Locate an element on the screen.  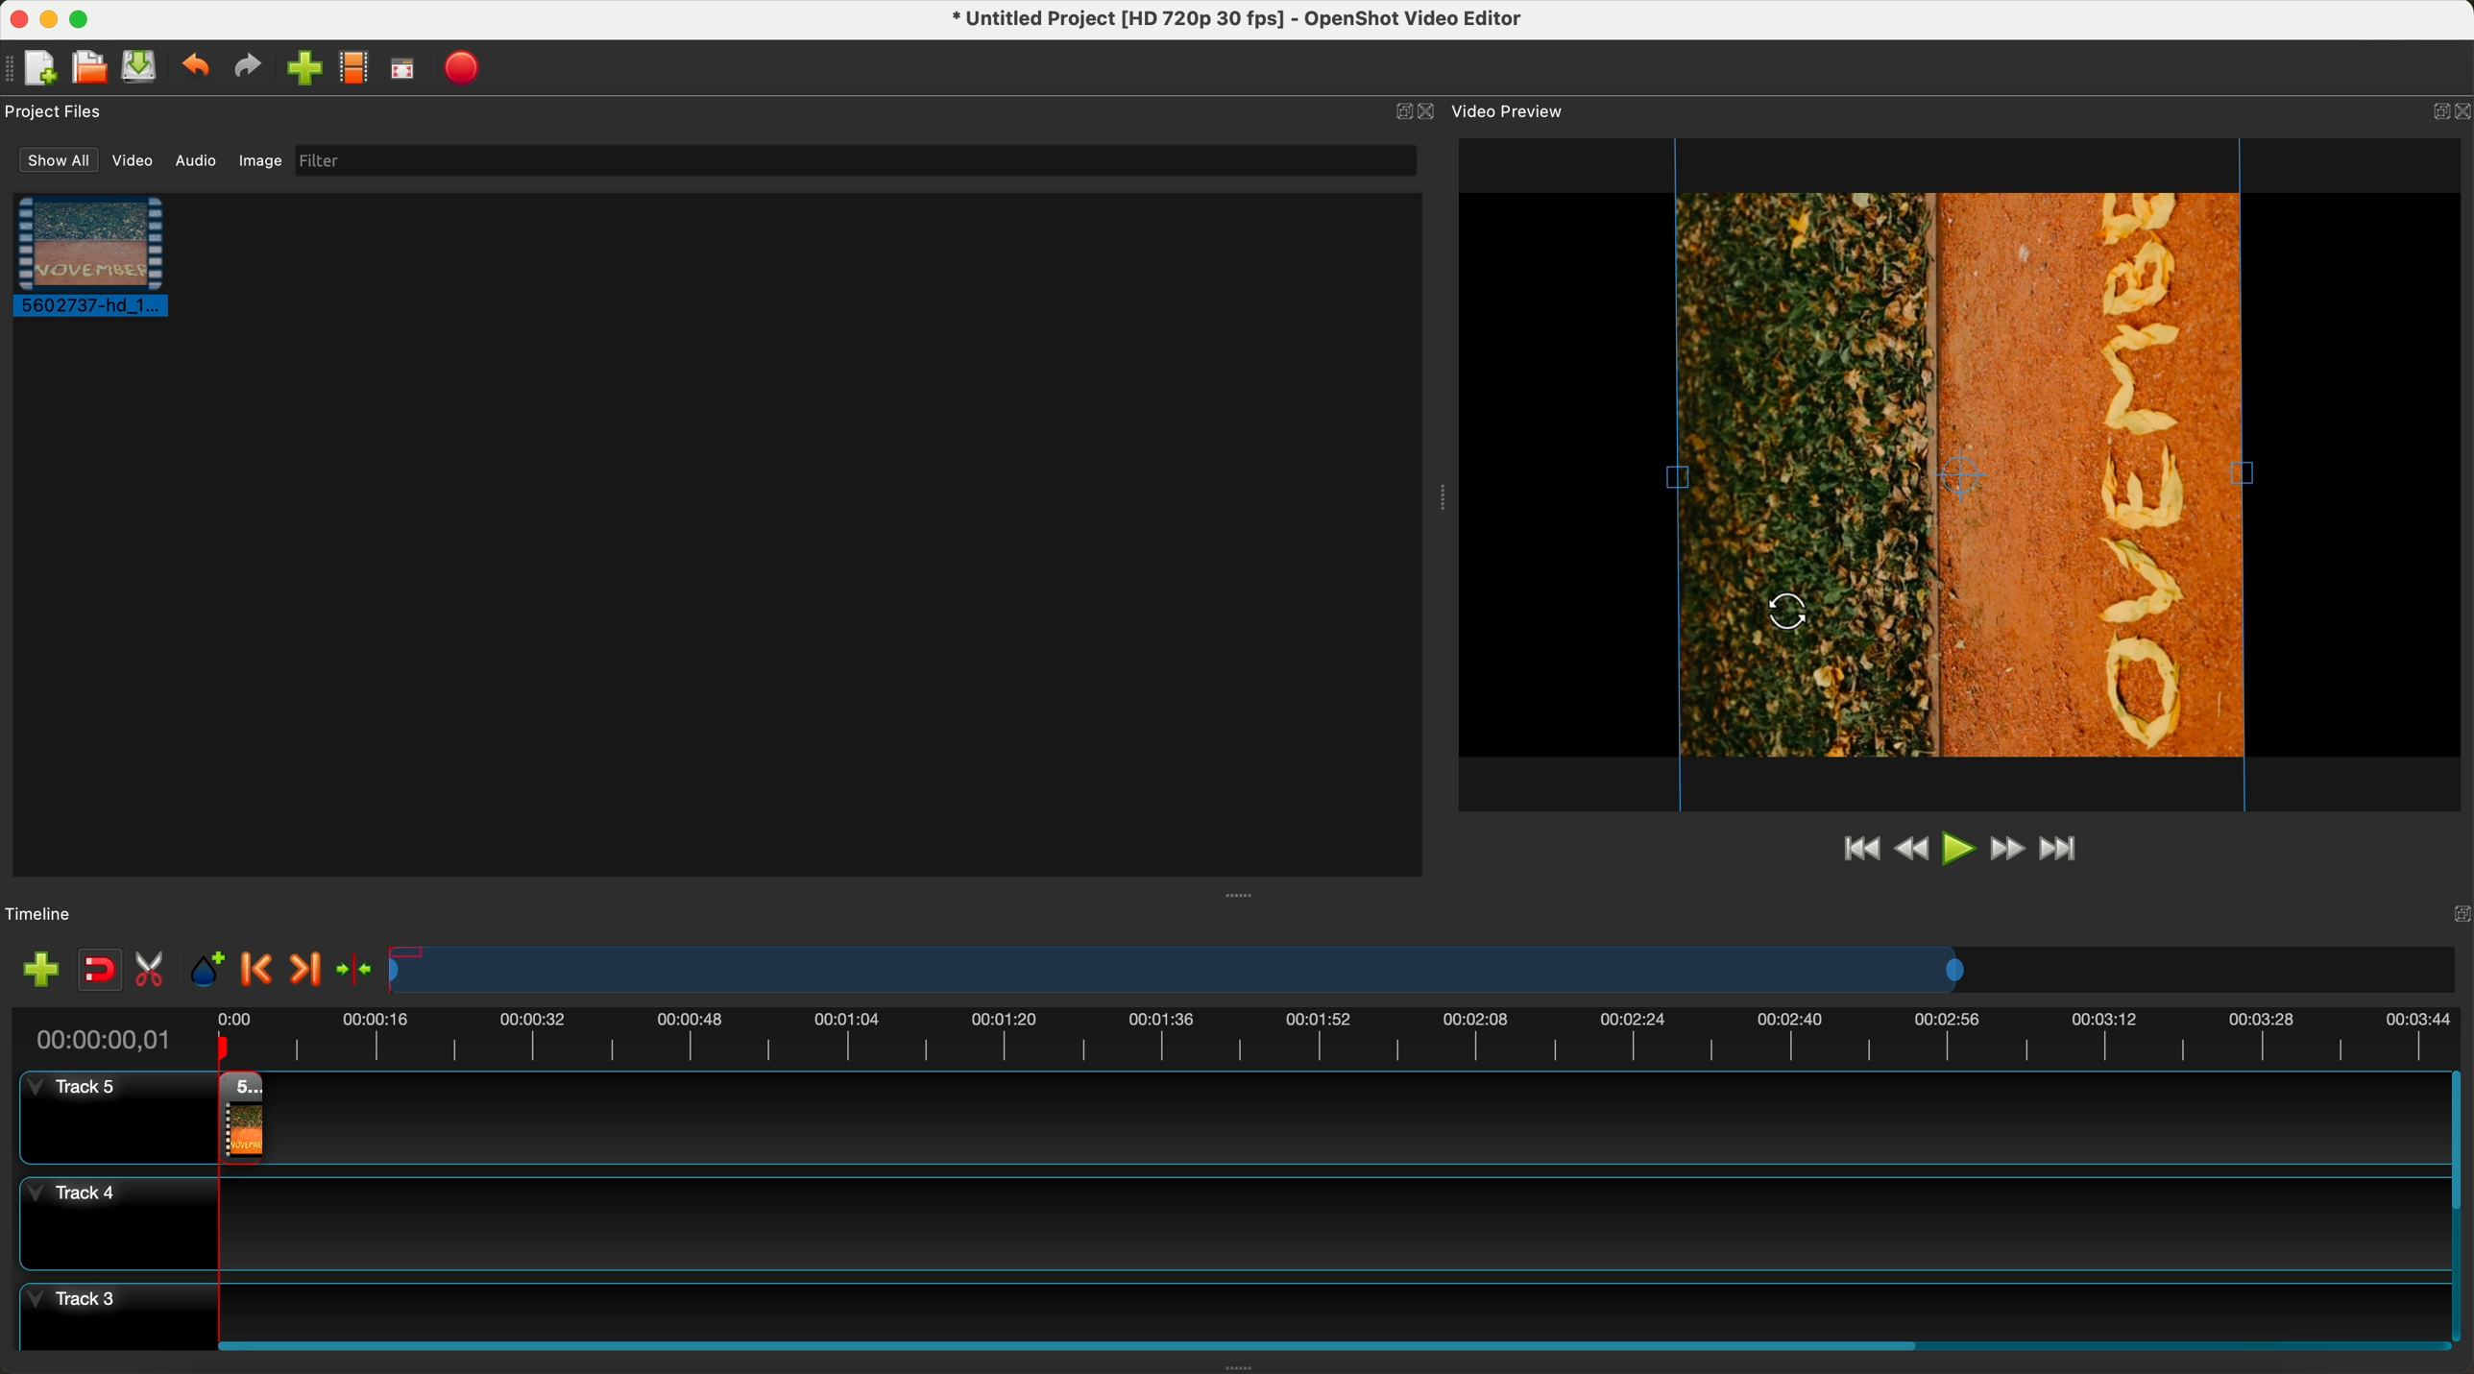
audio is located at coordinates (196, 161).